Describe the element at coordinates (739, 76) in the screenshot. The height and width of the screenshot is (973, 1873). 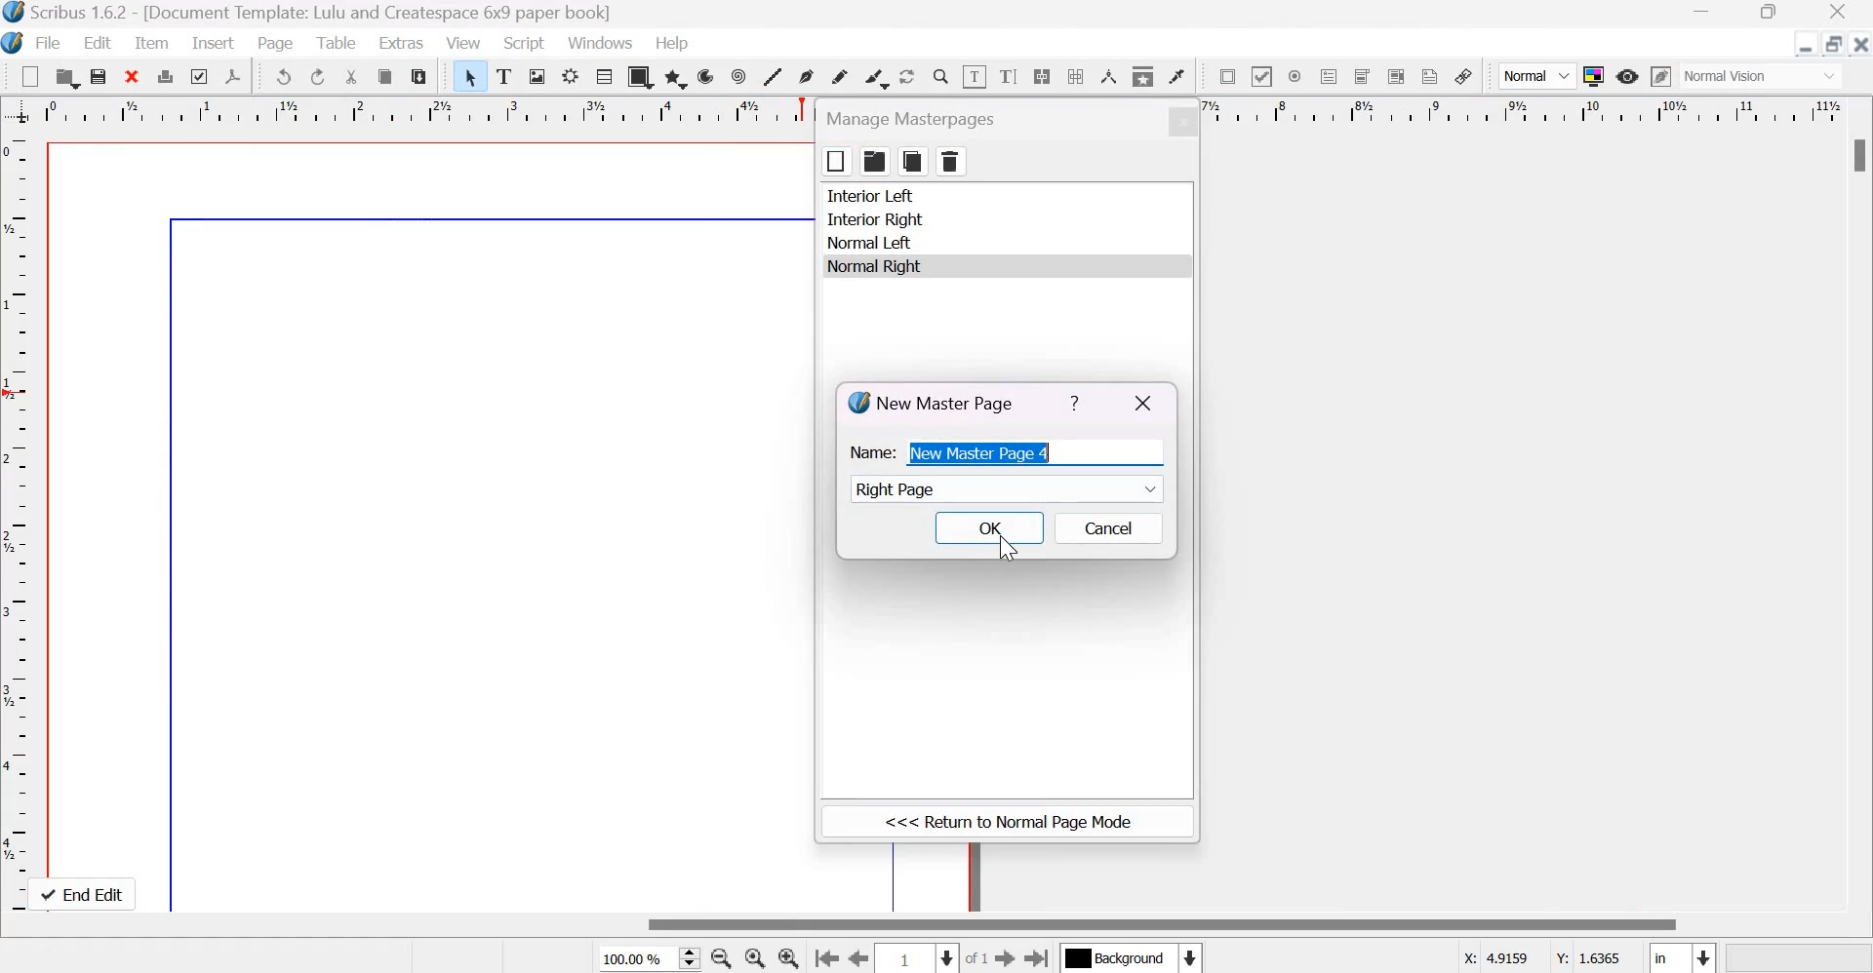
I see `spiral` at that location.